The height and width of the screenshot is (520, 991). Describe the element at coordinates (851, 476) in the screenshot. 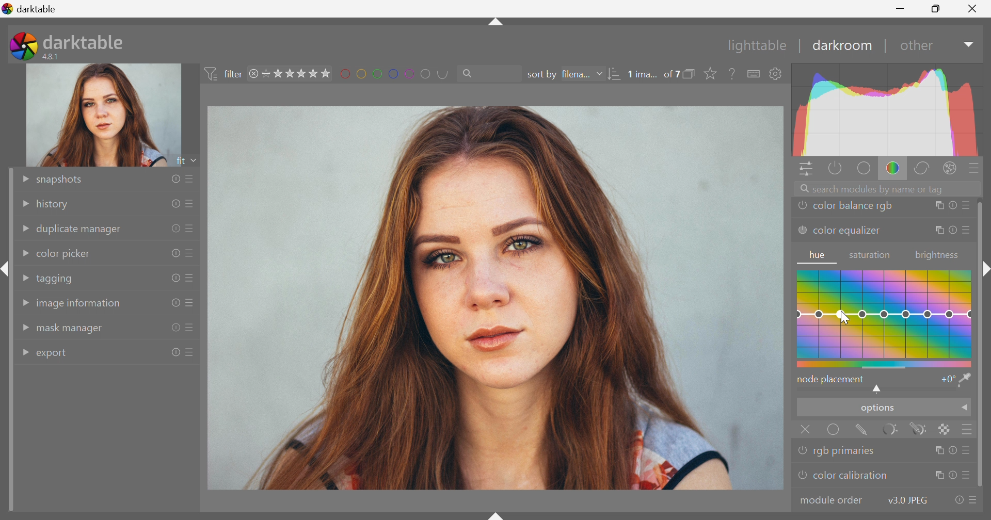

I see `color calibration` at that location.